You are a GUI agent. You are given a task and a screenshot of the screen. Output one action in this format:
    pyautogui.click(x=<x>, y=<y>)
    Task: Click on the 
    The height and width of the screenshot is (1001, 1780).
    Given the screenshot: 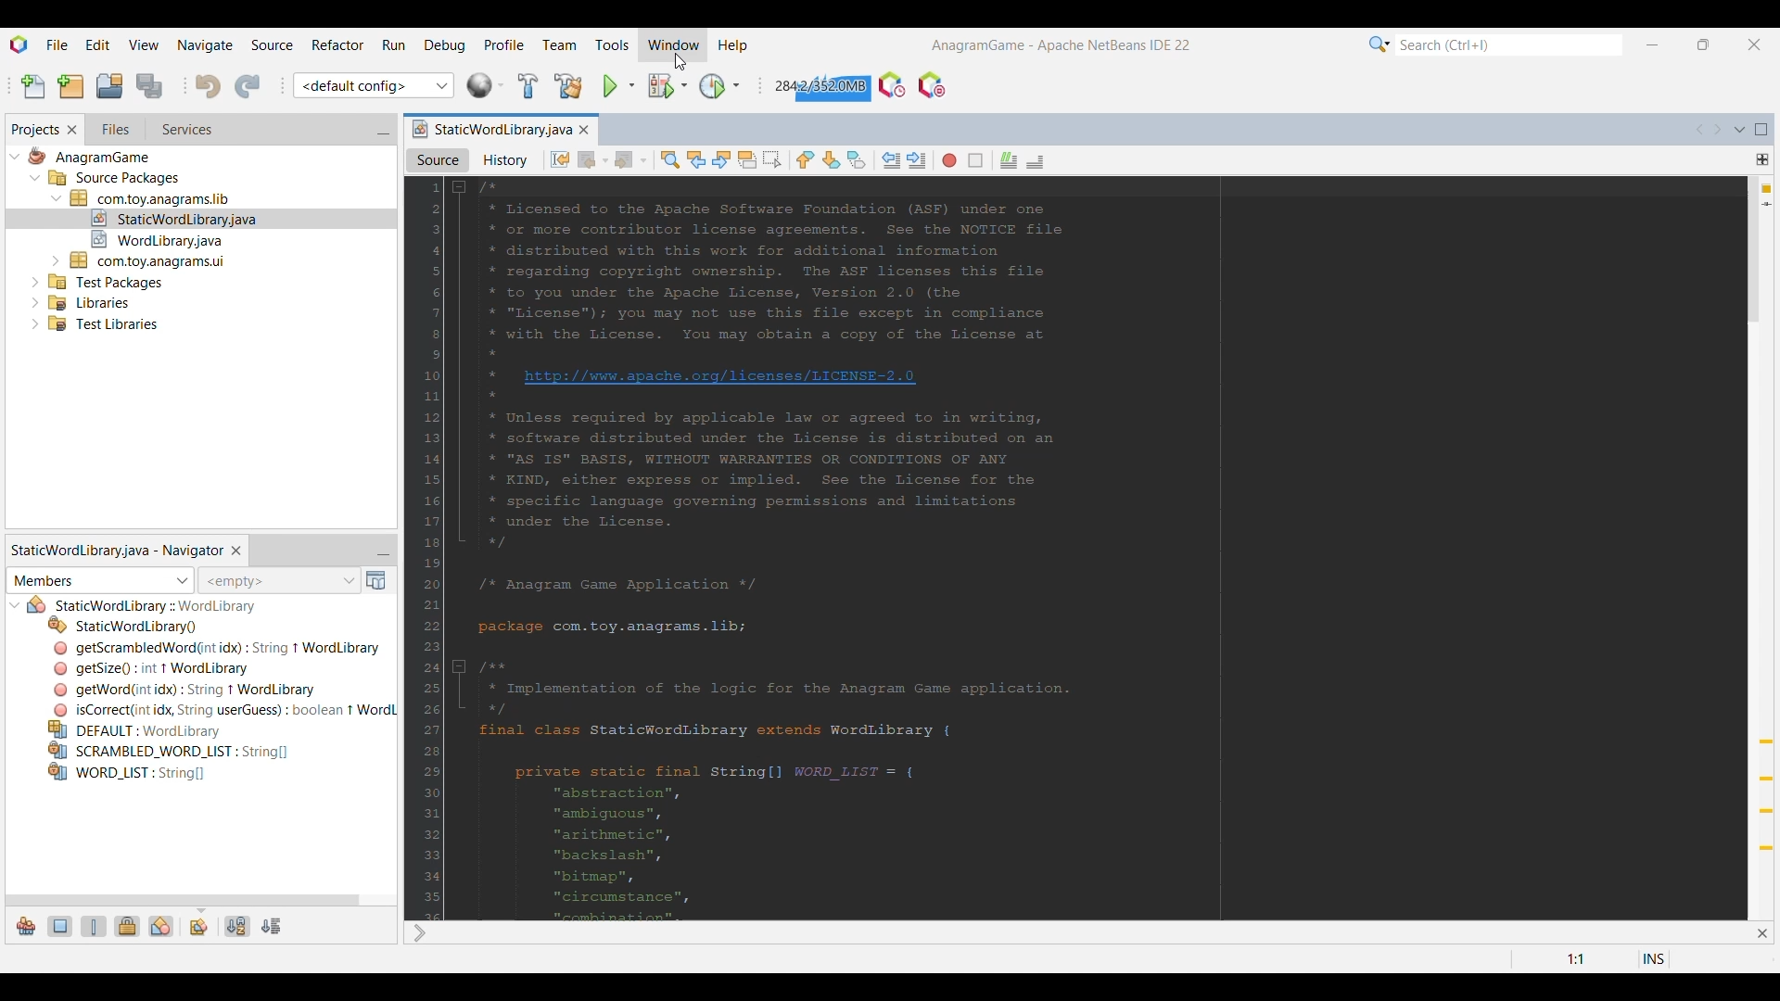 What is the action you would take?
    pyautogui.click(x=413, y=933)
    